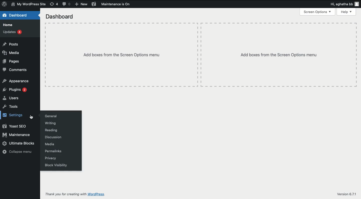  Describe the element at coordinates (29, 4) in the screenshot. I see `my wordpress site` at that location.